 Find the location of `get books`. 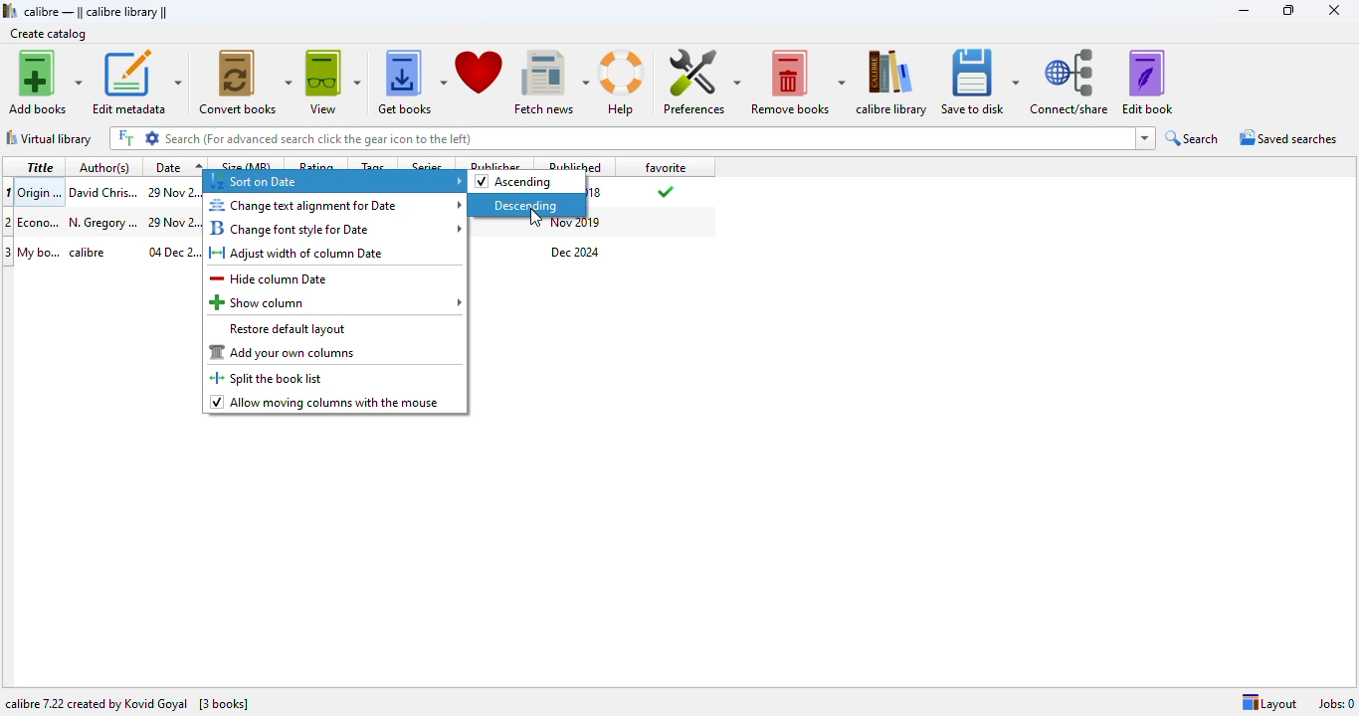

get books is located at coordinates (411, 83).